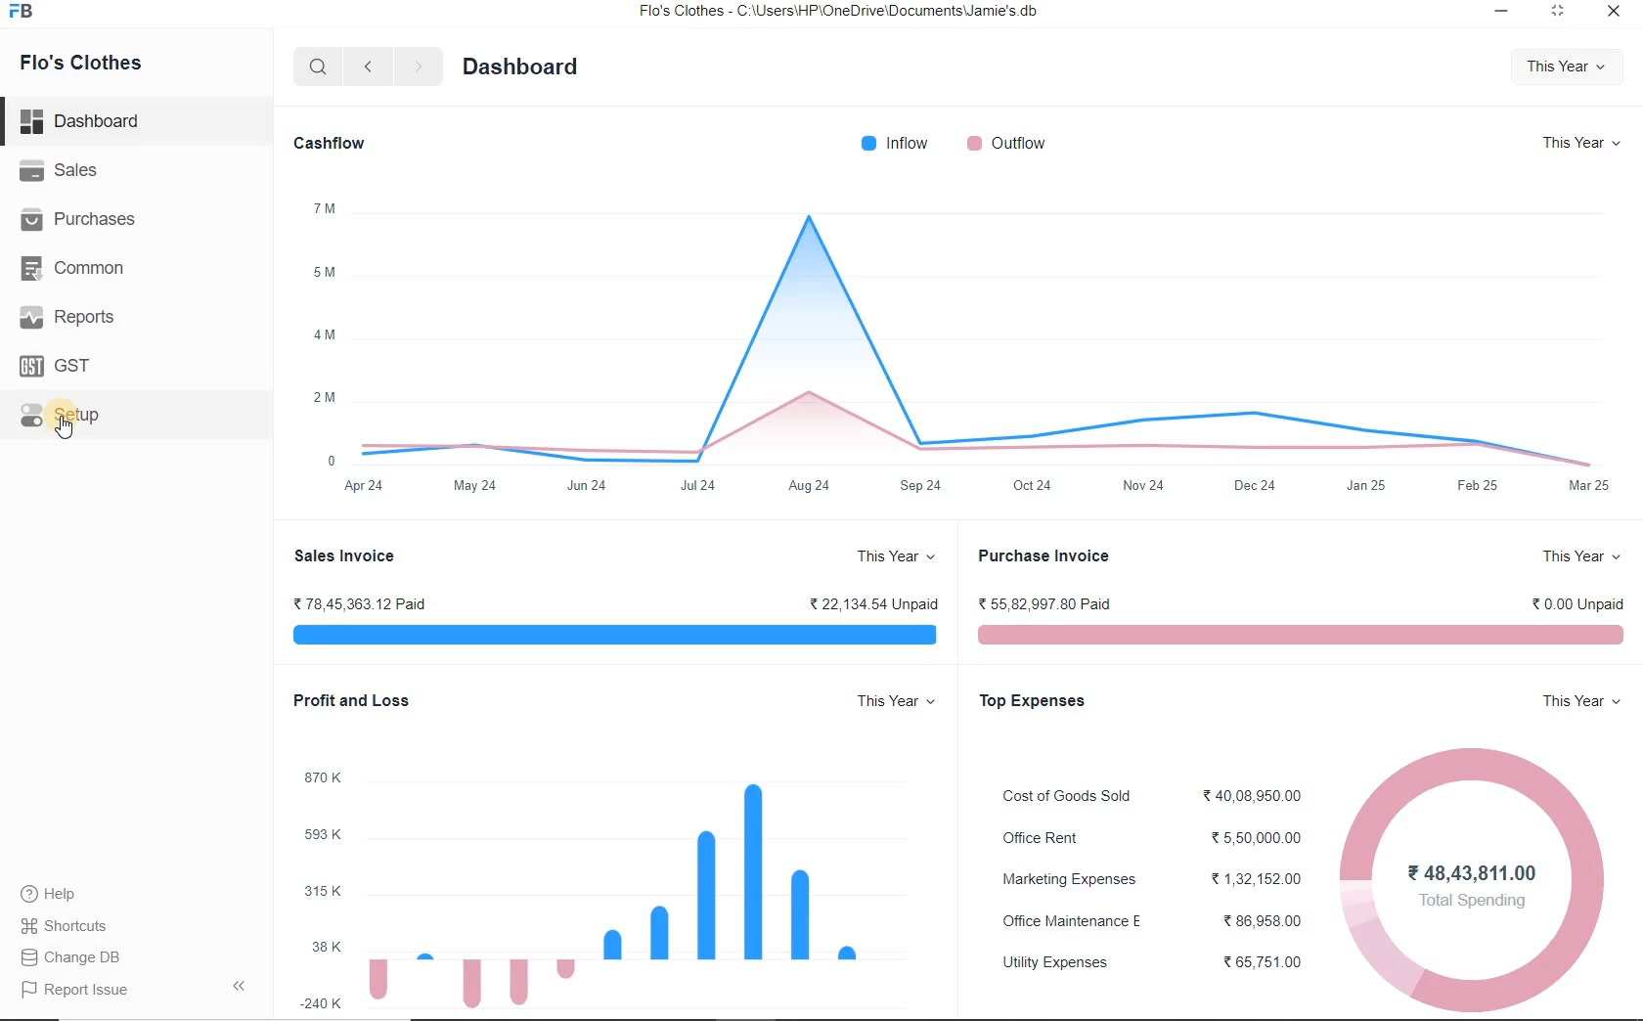  I want to click on Dec24, so click(1255, 487).